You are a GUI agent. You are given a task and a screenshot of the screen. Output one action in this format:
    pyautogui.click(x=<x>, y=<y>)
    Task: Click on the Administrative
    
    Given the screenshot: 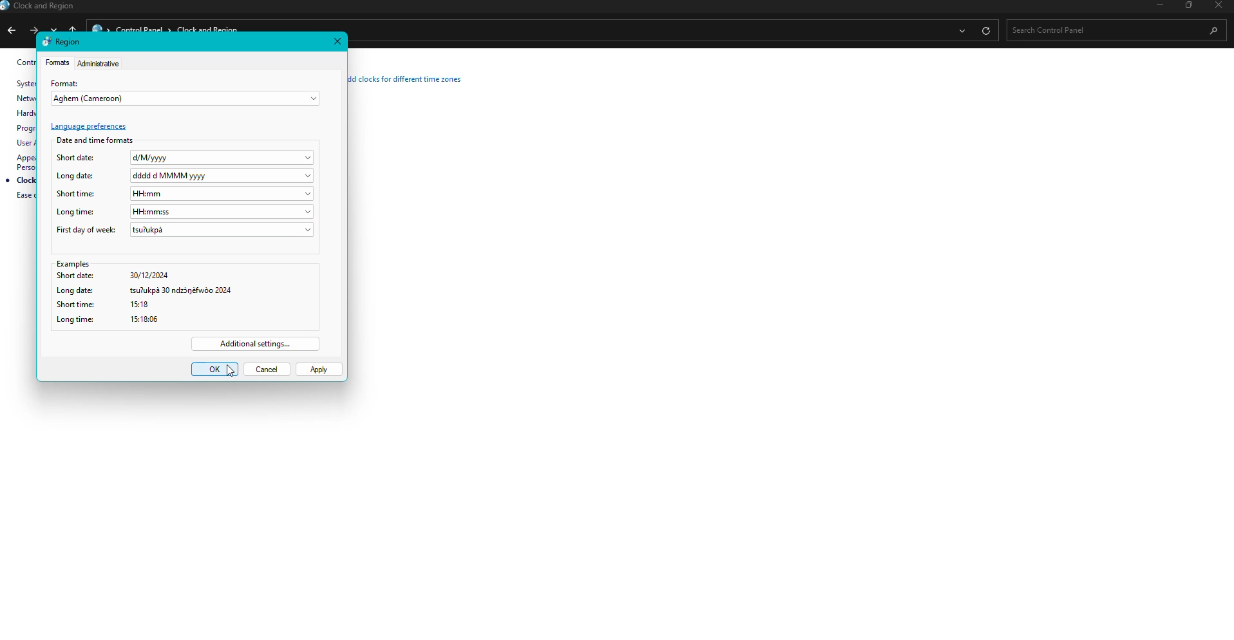 What is the action you would take?
    pyautogui.click(x=100, y=63)
    